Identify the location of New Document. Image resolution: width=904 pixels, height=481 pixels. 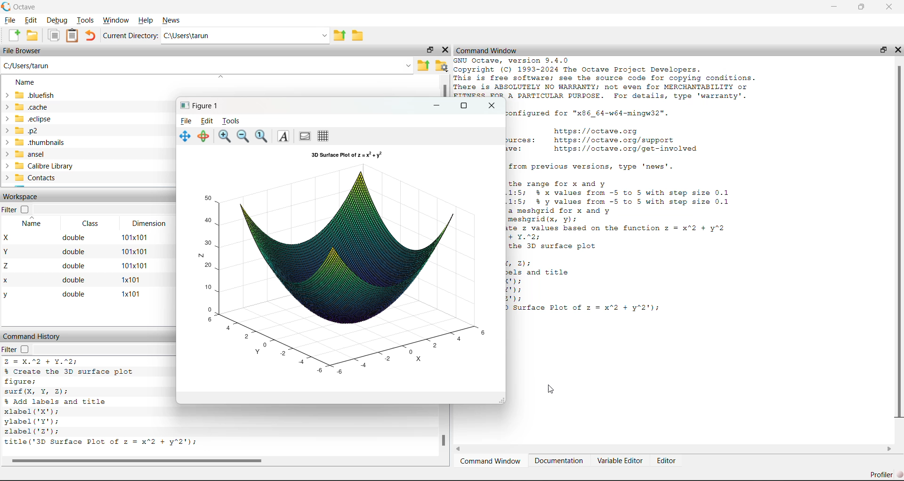
(14, 35).